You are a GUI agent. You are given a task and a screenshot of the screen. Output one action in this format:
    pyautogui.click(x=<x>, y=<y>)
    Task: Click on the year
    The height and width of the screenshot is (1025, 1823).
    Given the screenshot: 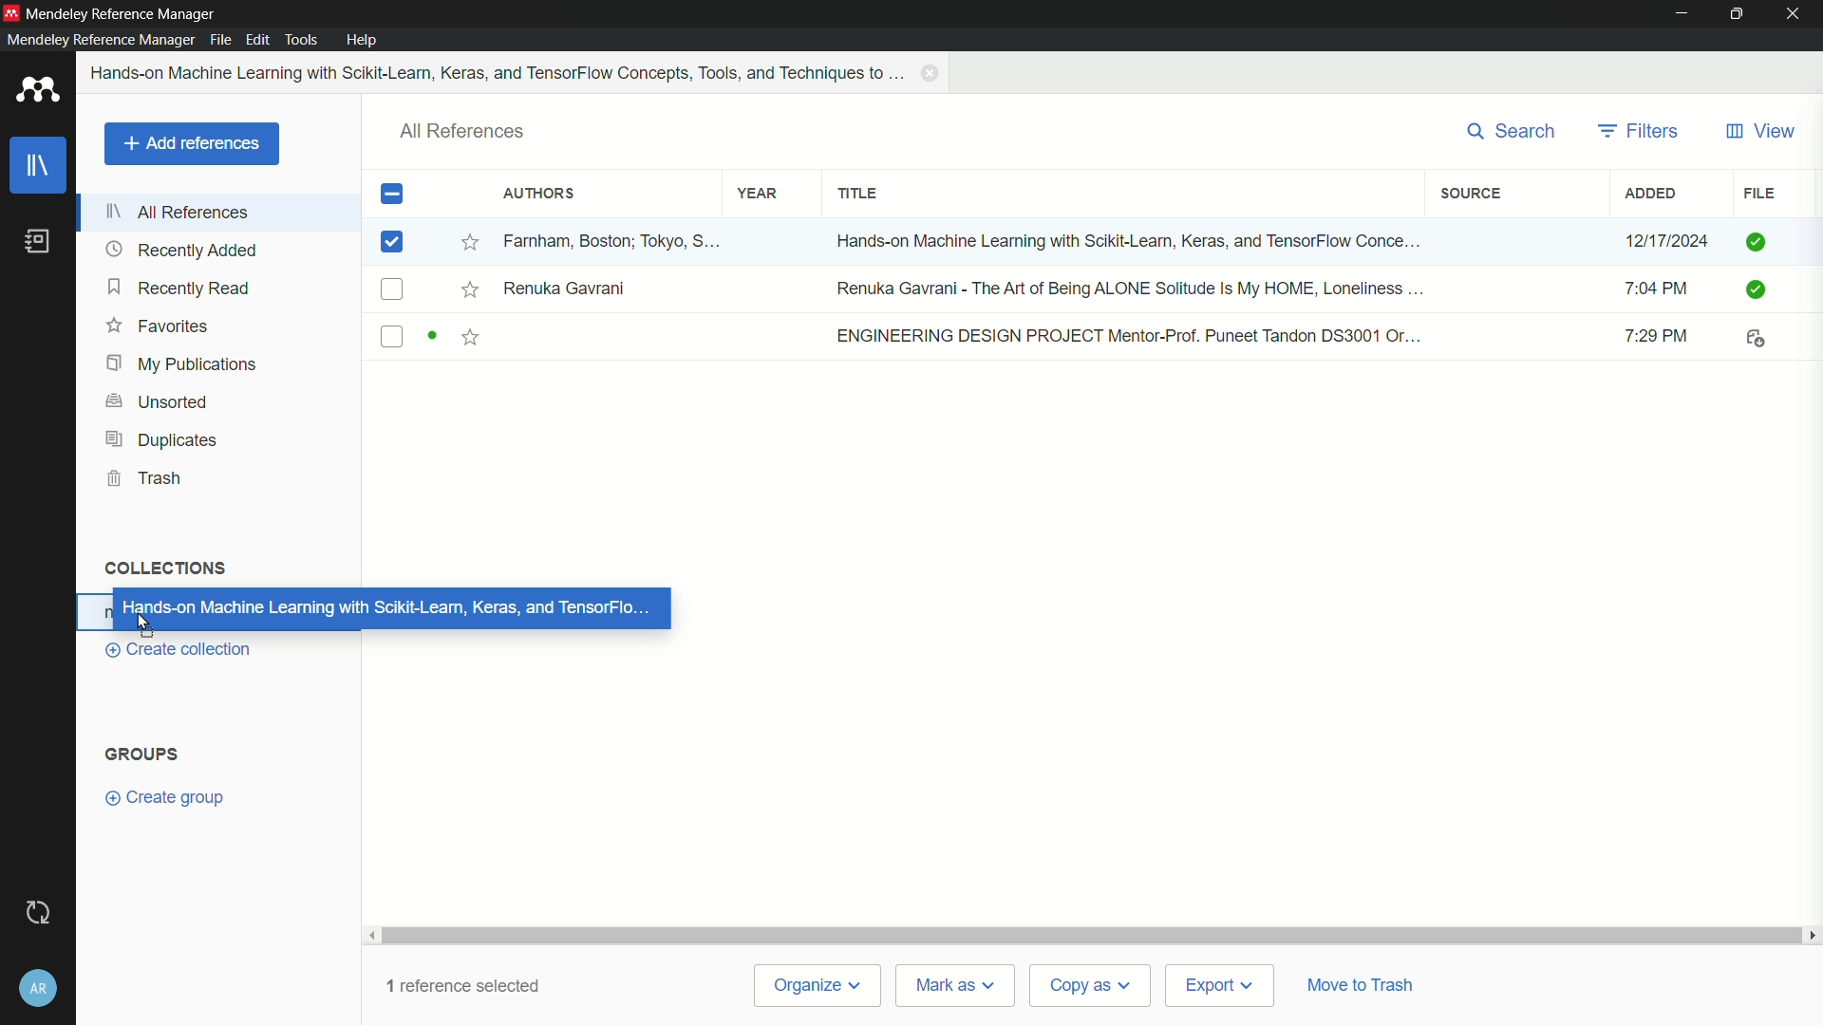 What is the action you would take?
    pyautogui.click(x=759, y=194)
    